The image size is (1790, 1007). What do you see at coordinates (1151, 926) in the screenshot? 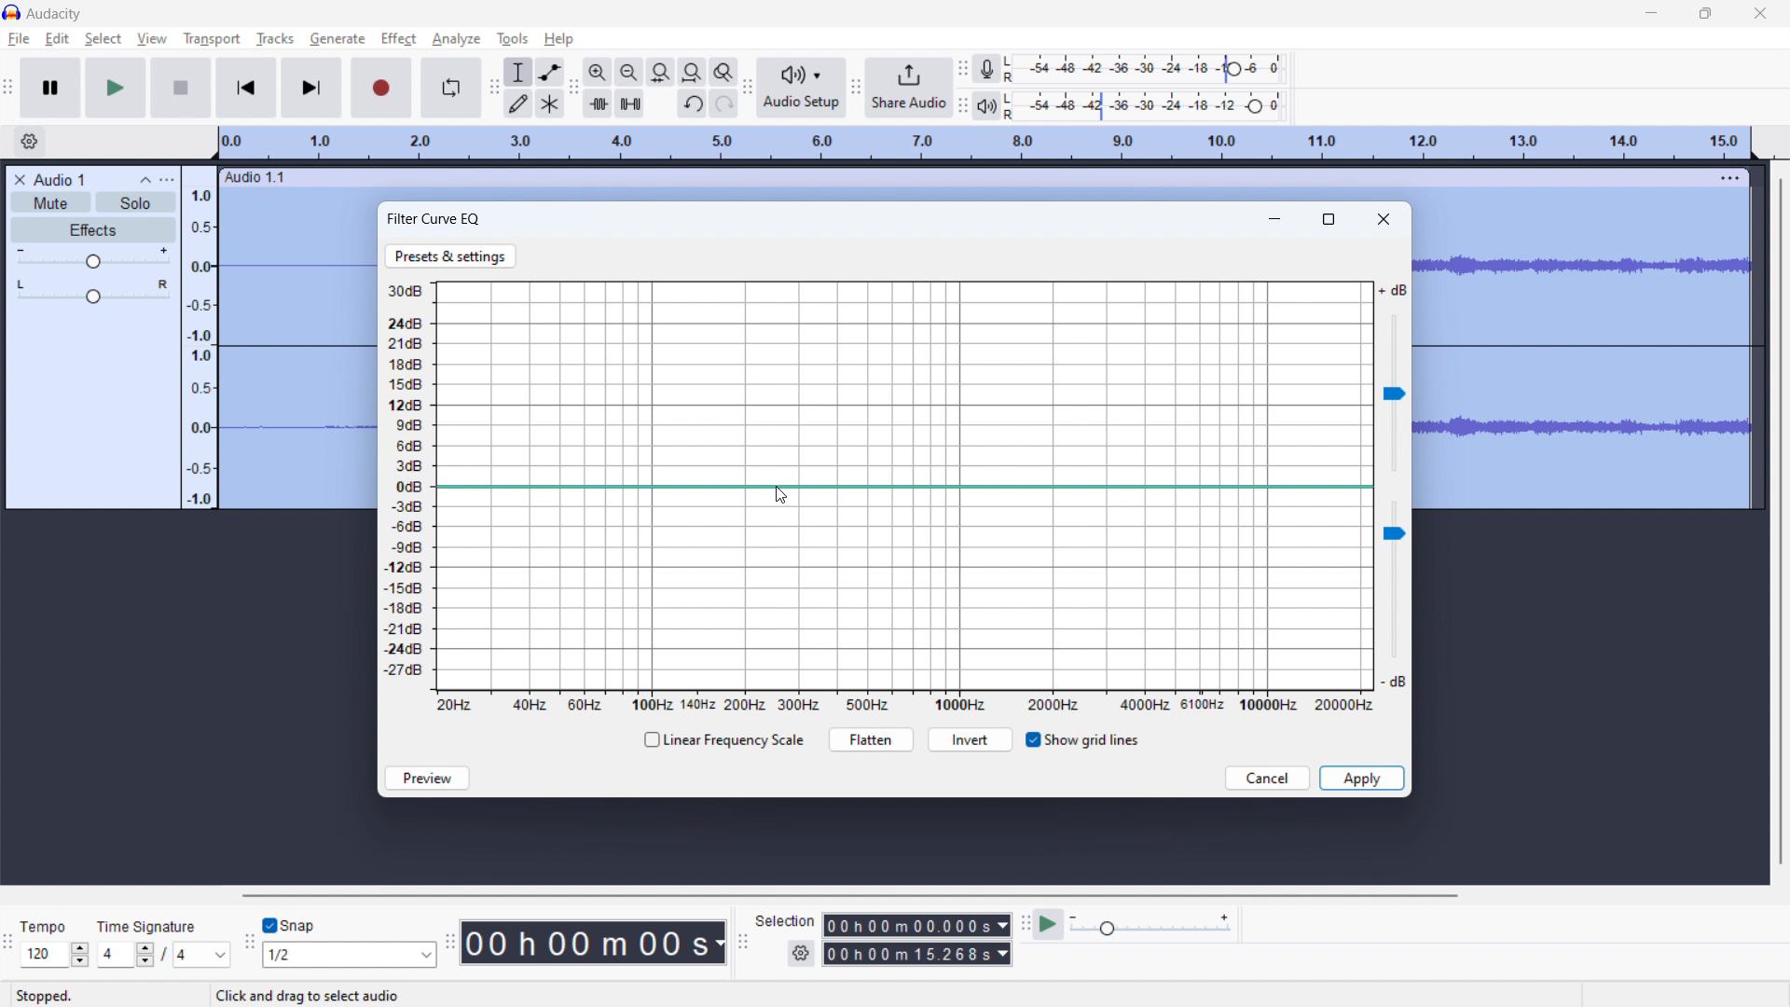
I see `playback speed` at bounding box center [1151, 926].